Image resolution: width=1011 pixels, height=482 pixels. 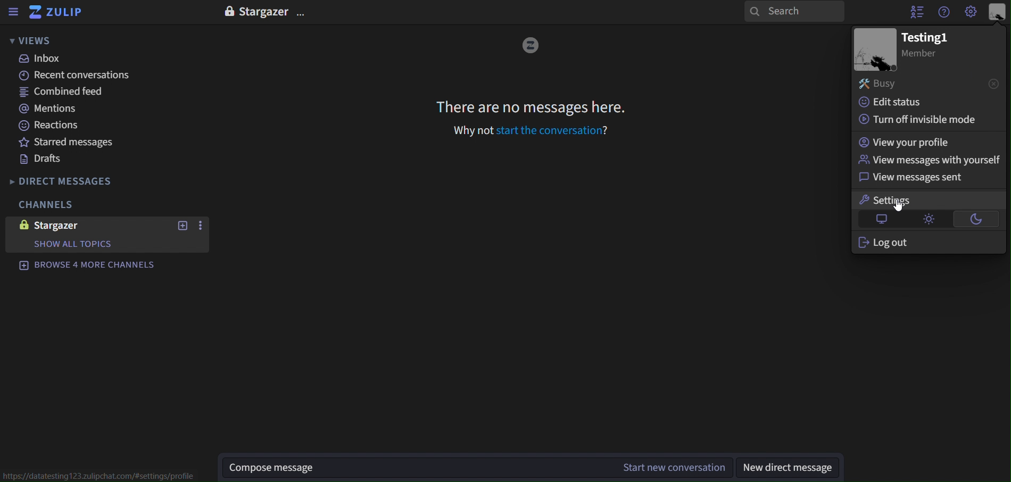 I want to click on zulip, so click(x=62, y=14).